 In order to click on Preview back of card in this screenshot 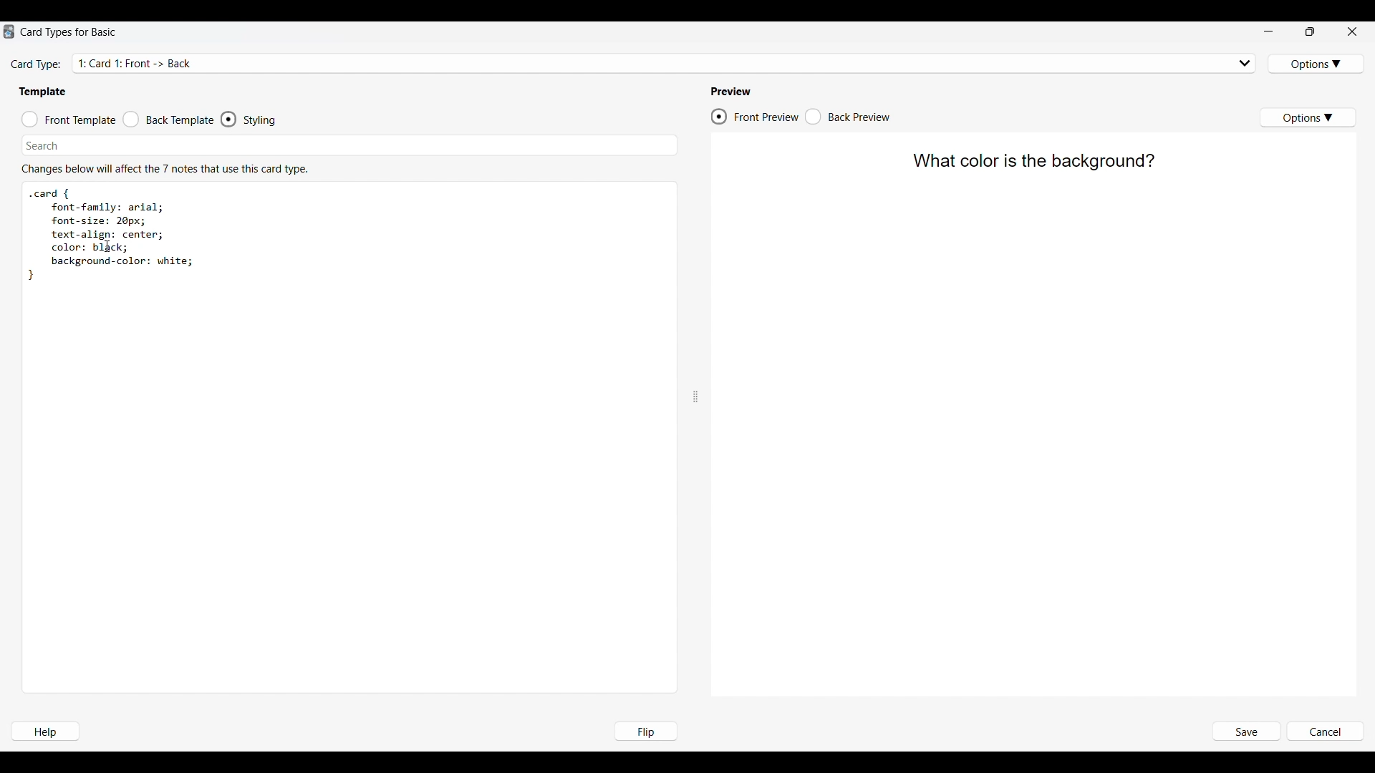, I will do `click(848, 117)`.